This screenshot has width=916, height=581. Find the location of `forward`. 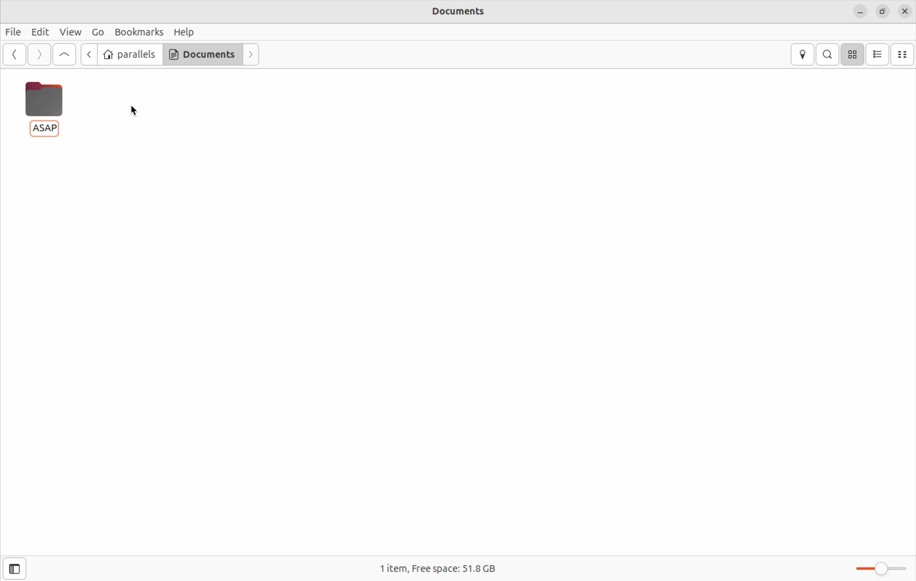

forward is located at coordinates (38, 55).